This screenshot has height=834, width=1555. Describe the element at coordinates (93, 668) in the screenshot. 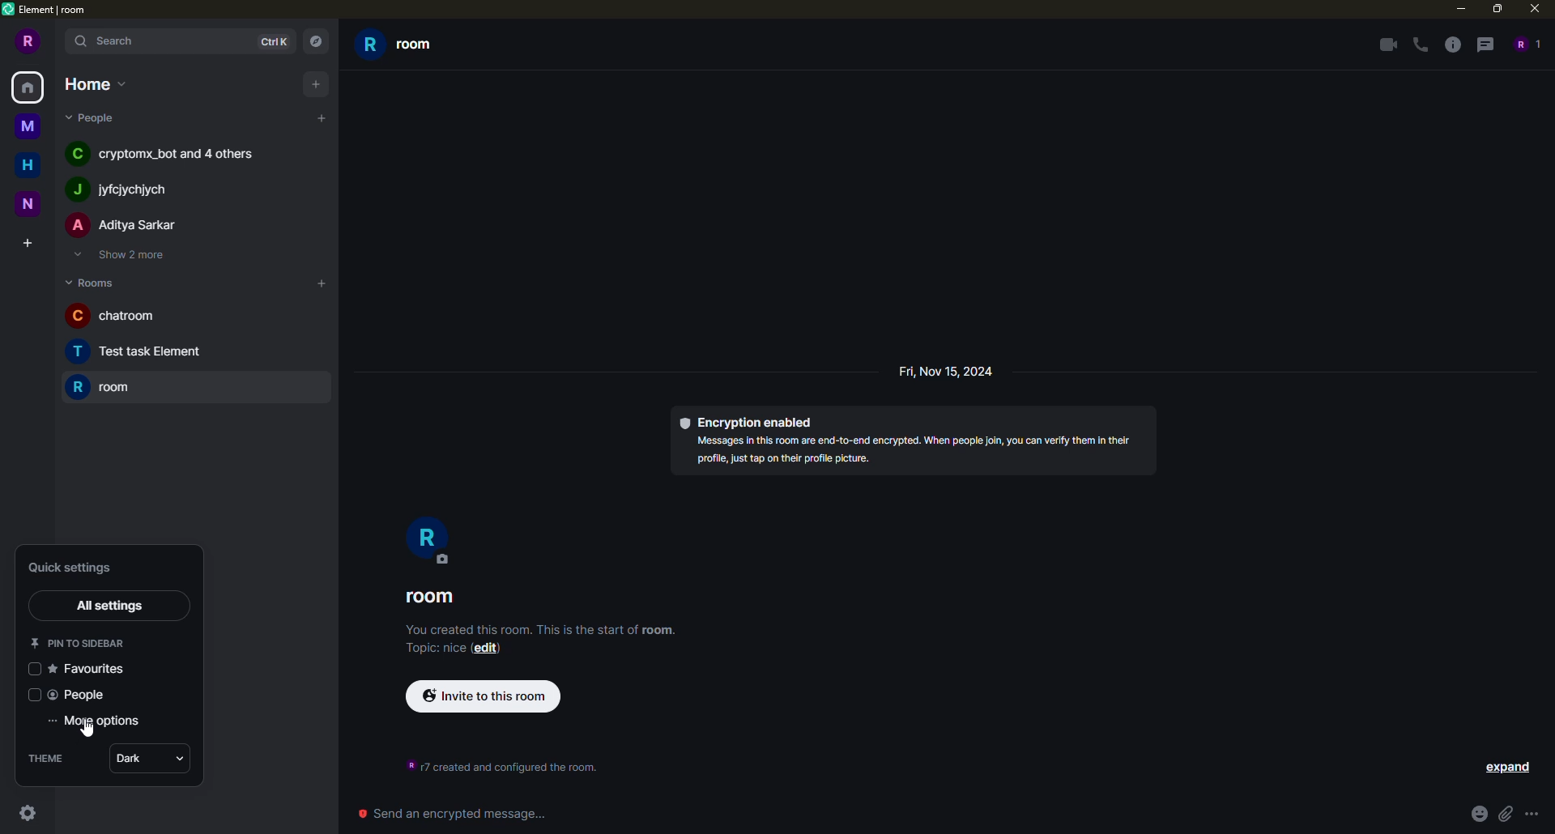

I see `favorites` at that location.